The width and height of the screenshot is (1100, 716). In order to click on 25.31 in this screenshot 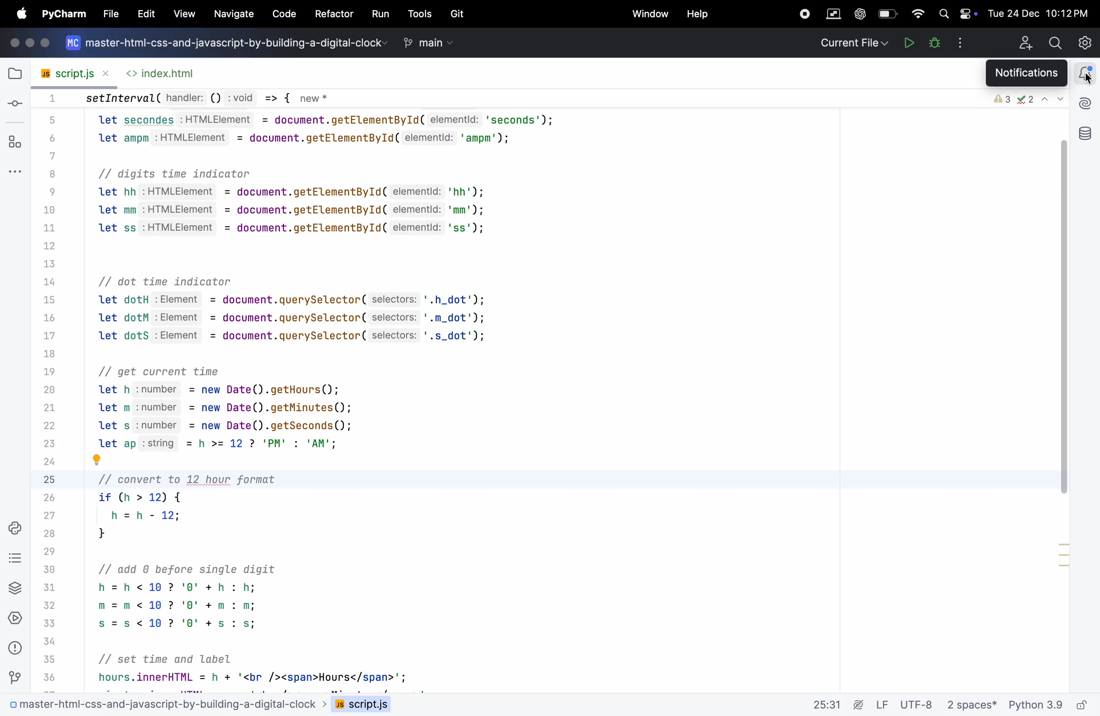, I will do `click(837, 704)`.